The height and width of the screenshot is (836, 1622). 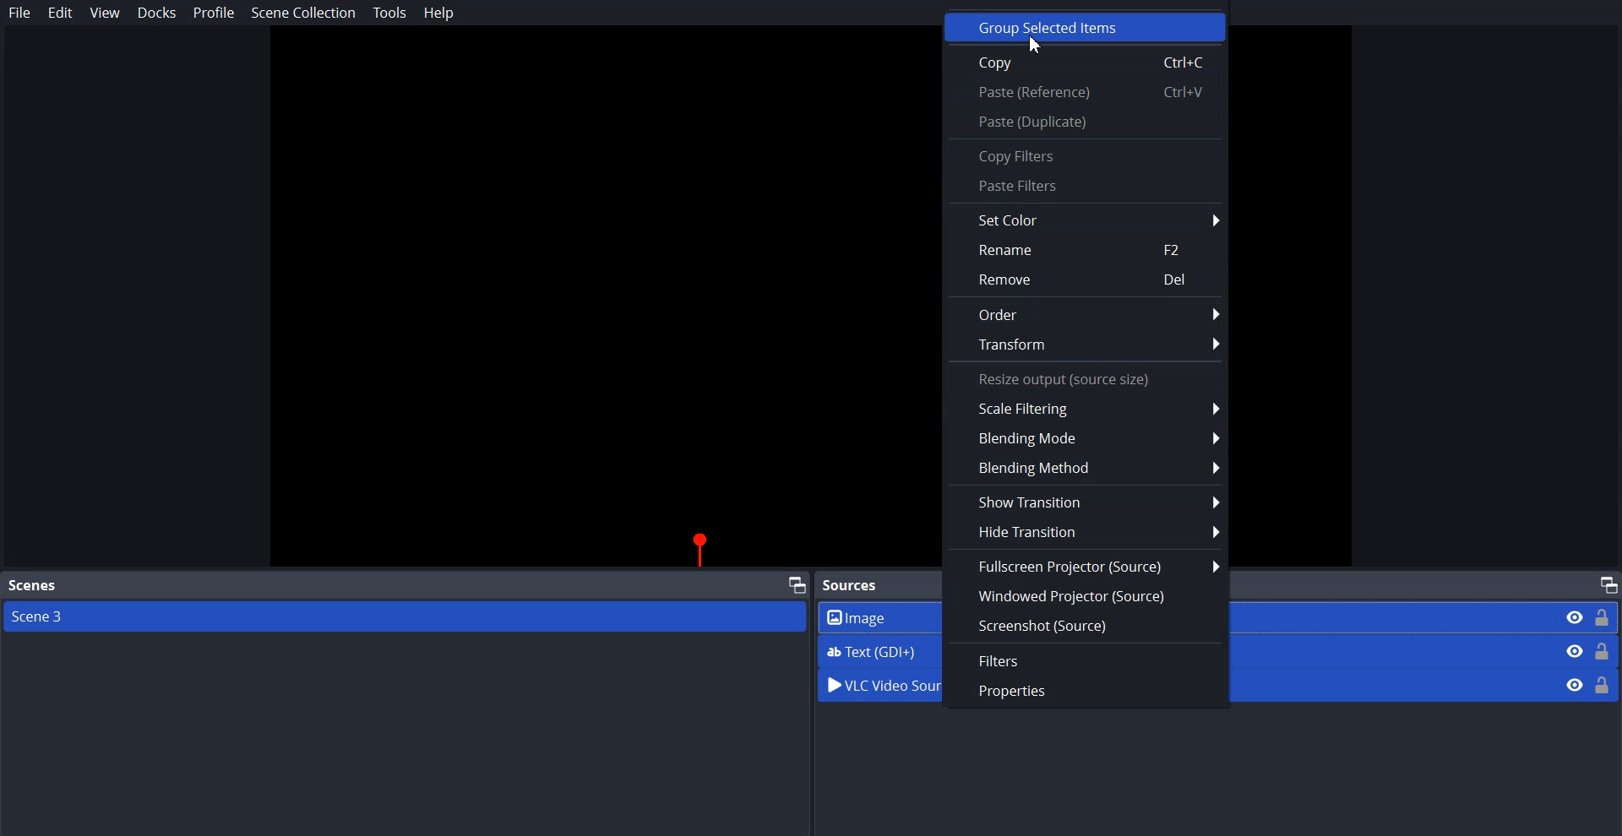 I want to click on Copy Filters, so click(x=1070, y=156).